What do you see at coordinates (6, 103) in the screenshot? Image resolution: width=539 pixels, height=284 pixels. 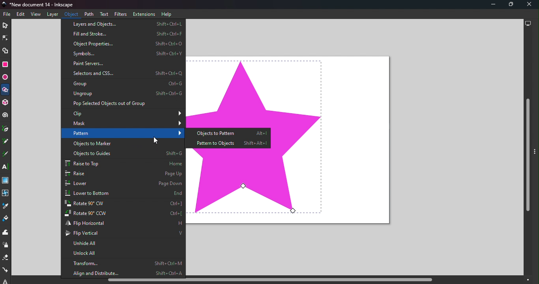 I see `3D box tool` at bounding box center [6, 103].